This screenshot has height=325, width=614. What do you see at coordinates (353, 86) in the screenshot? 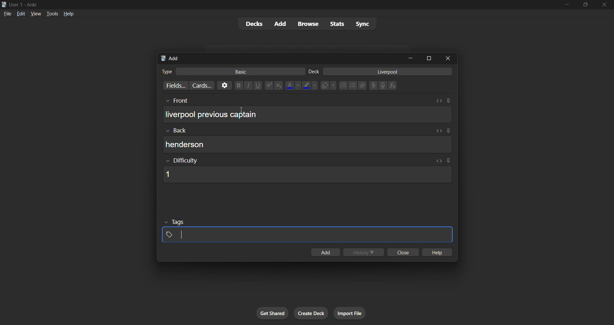
I see `numbered list` at bounding box center [353, 86].